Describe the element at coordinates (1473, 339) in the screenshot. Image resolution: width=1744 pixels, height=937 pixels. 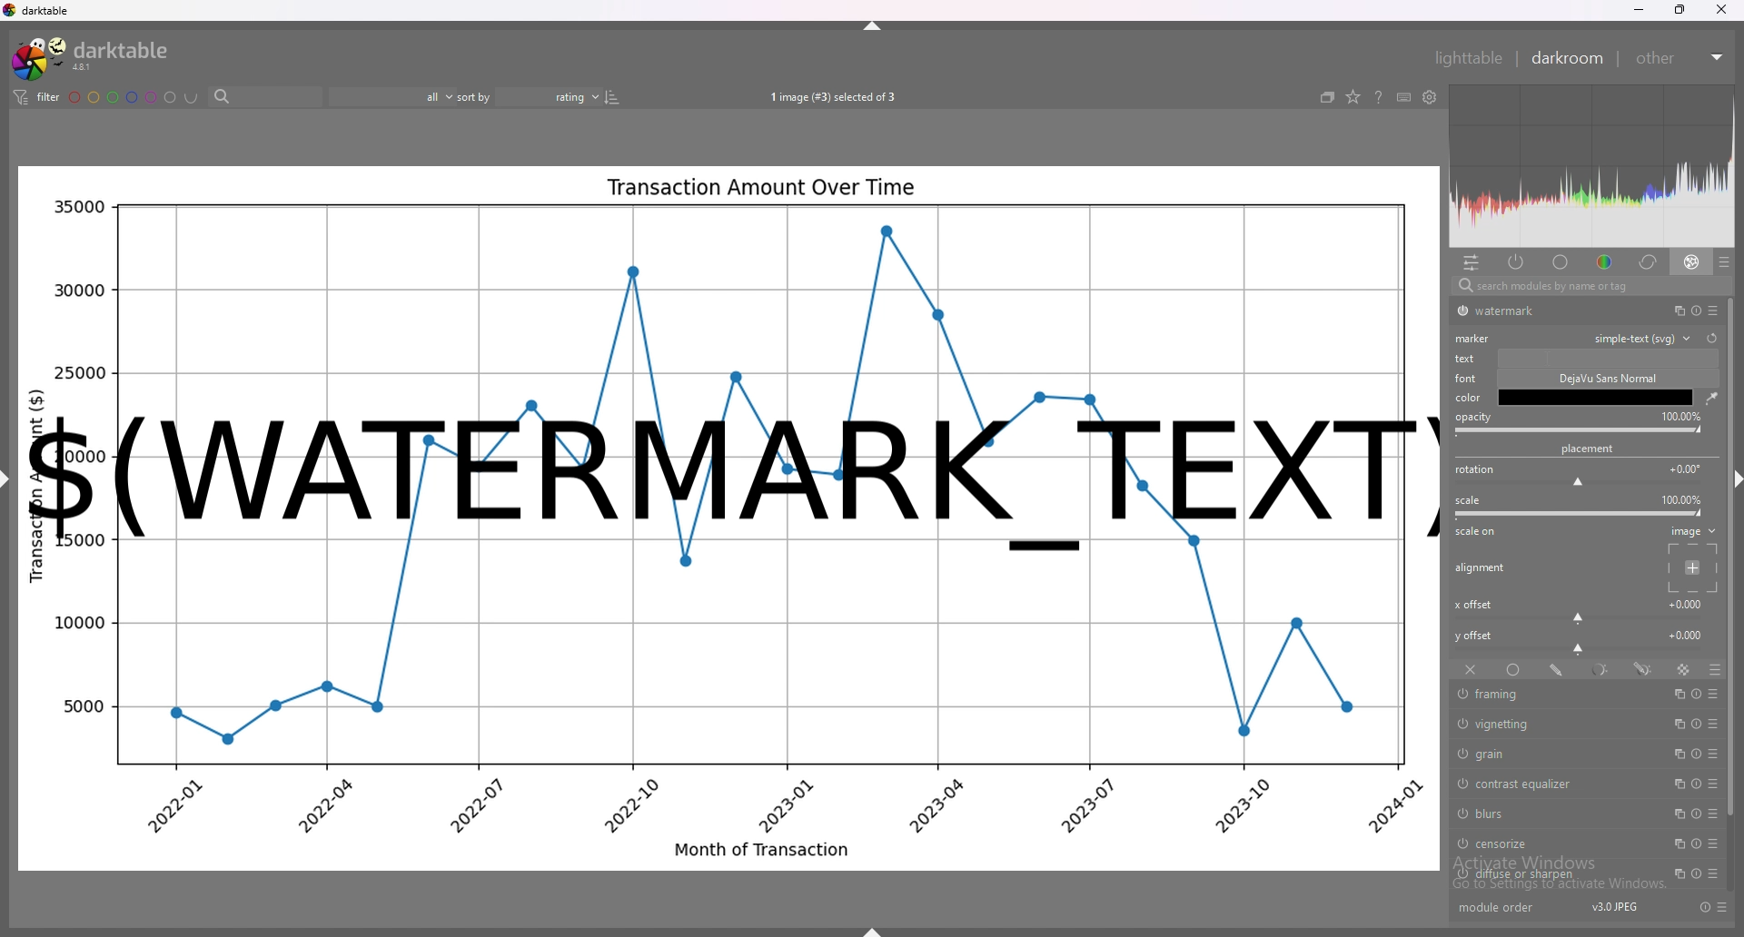
I see `marker` at that location.